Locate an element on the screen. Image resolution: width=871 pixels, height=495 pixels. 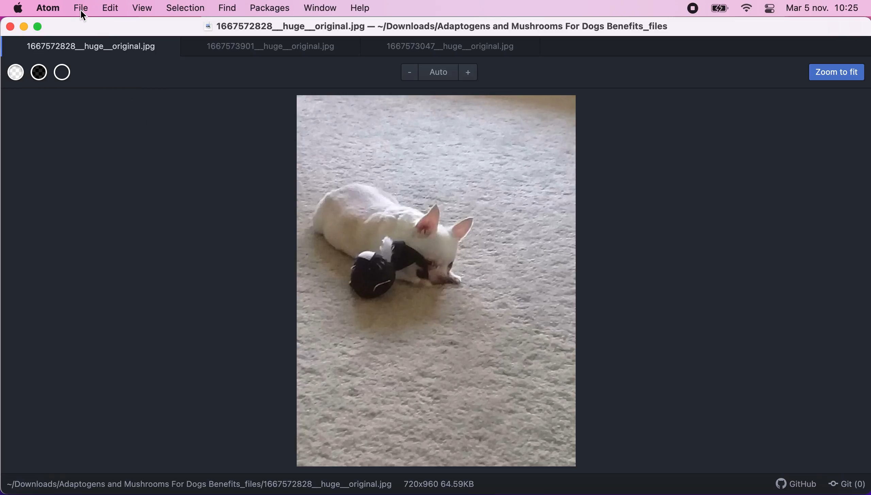
1667572828__huge__original.jpg is located at coordinates (92, 47).